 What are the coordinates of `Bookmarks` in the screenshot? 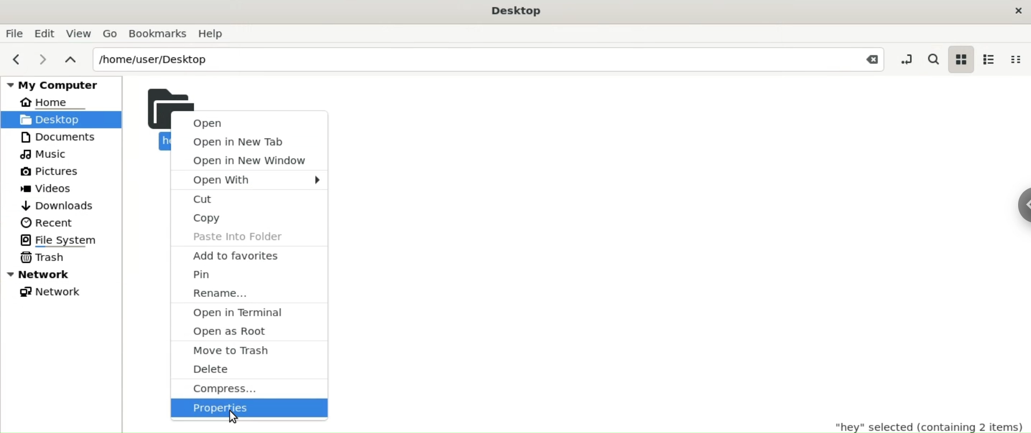 It's located at (158, 33).